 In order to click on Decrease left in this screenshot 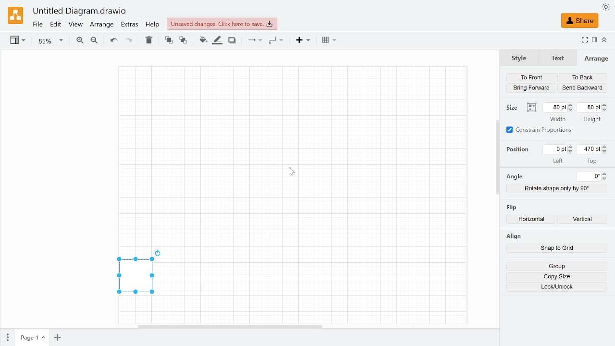, I will do `click(572, 152)`.